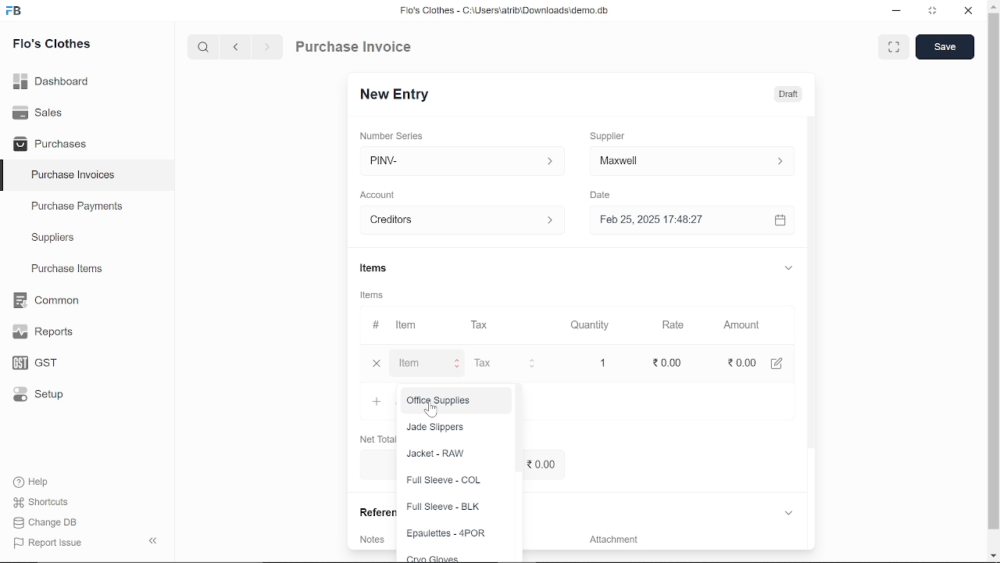 This screenshot has height=563, width=1000. I want to click on Shortcuts, so click(38, 503).